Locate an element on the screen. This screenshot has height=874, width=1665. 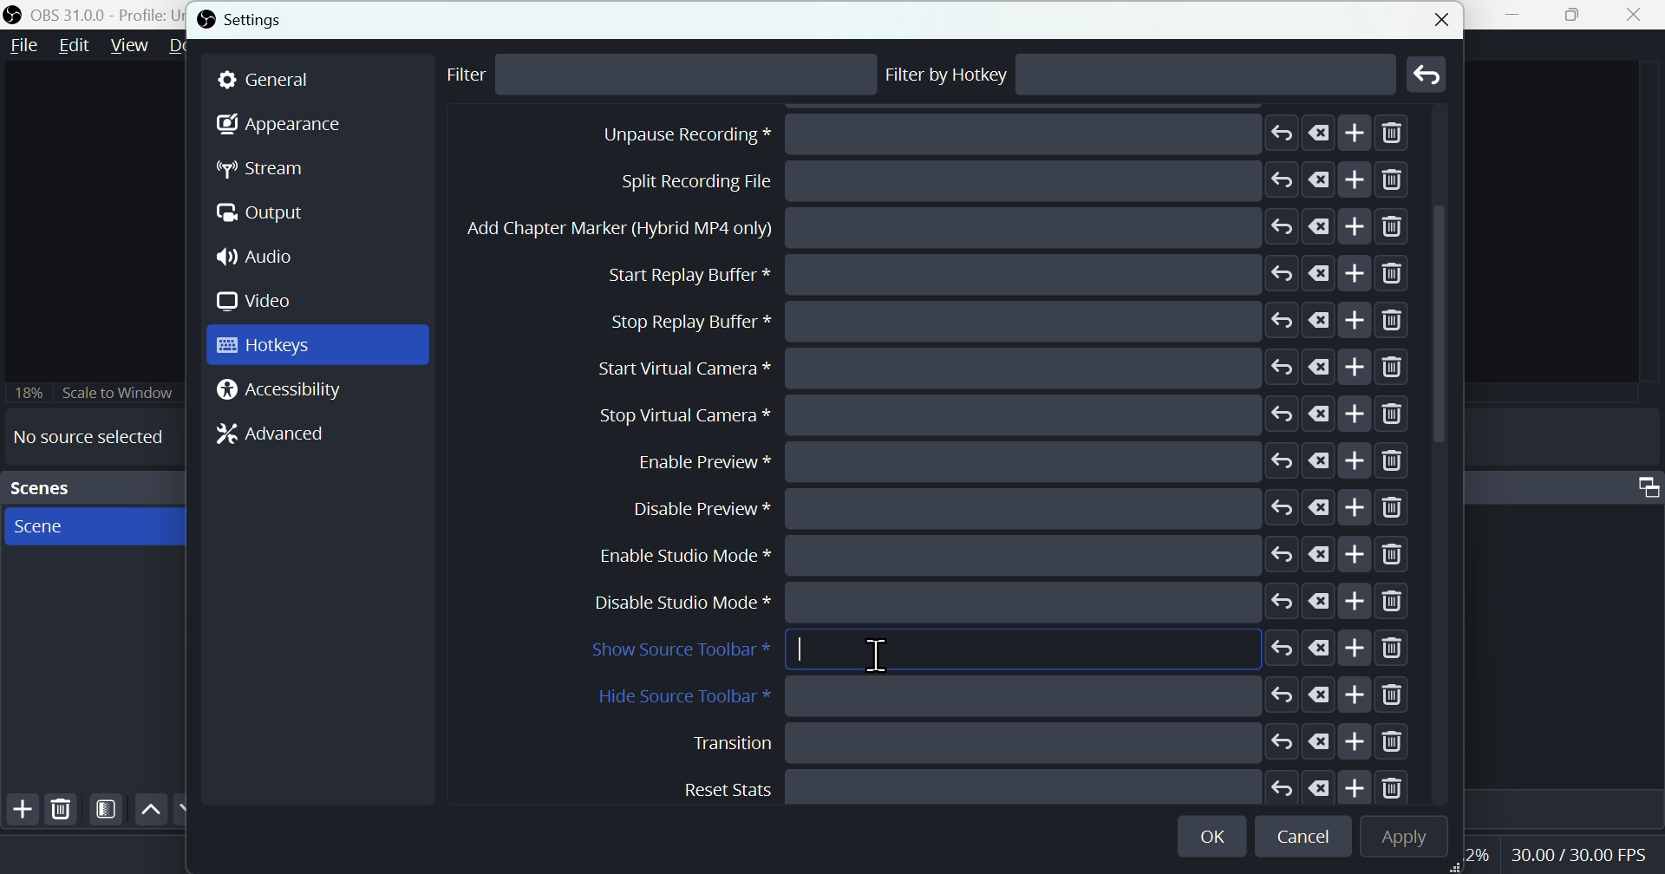
Apply is located at coordinates (1401, 838).